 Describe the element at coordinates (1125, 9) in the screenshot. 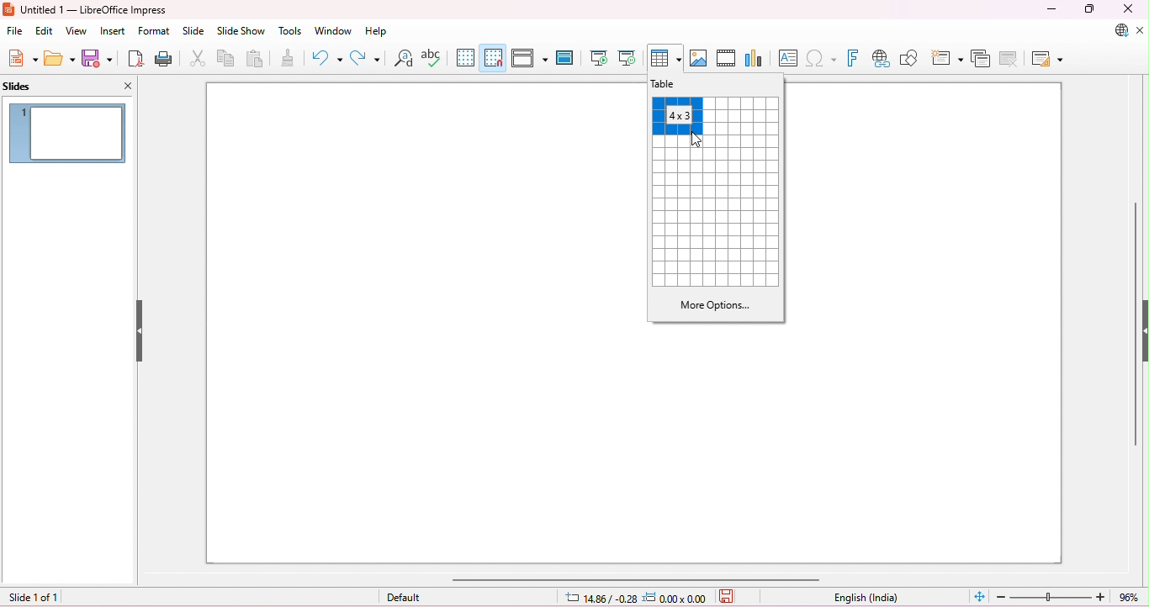

I see `close` at that location.